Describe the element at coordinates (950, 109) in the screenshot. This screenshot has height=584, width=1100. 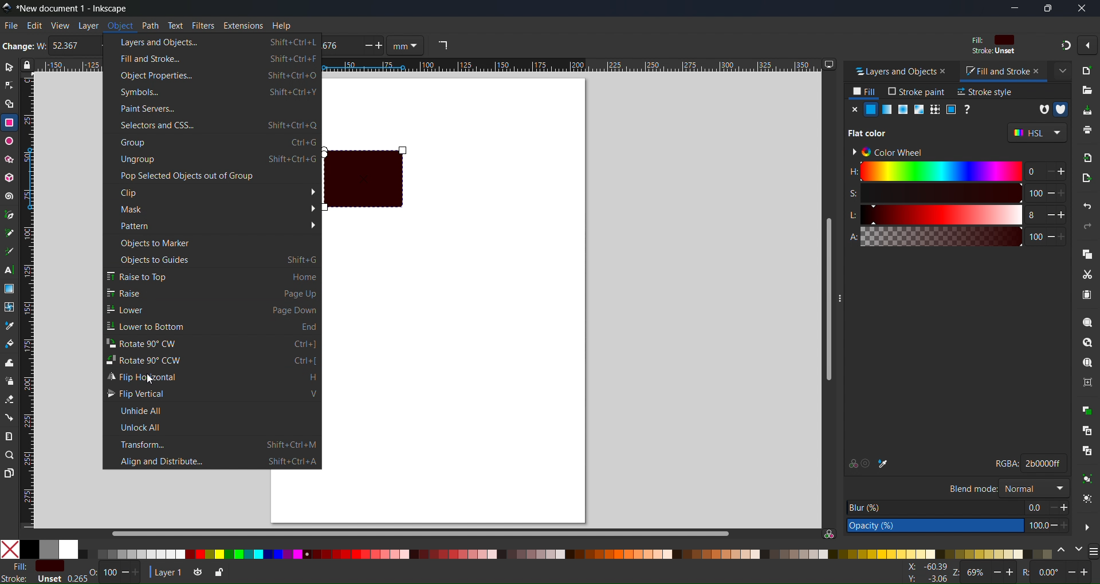
I see `Swatch` at that location.